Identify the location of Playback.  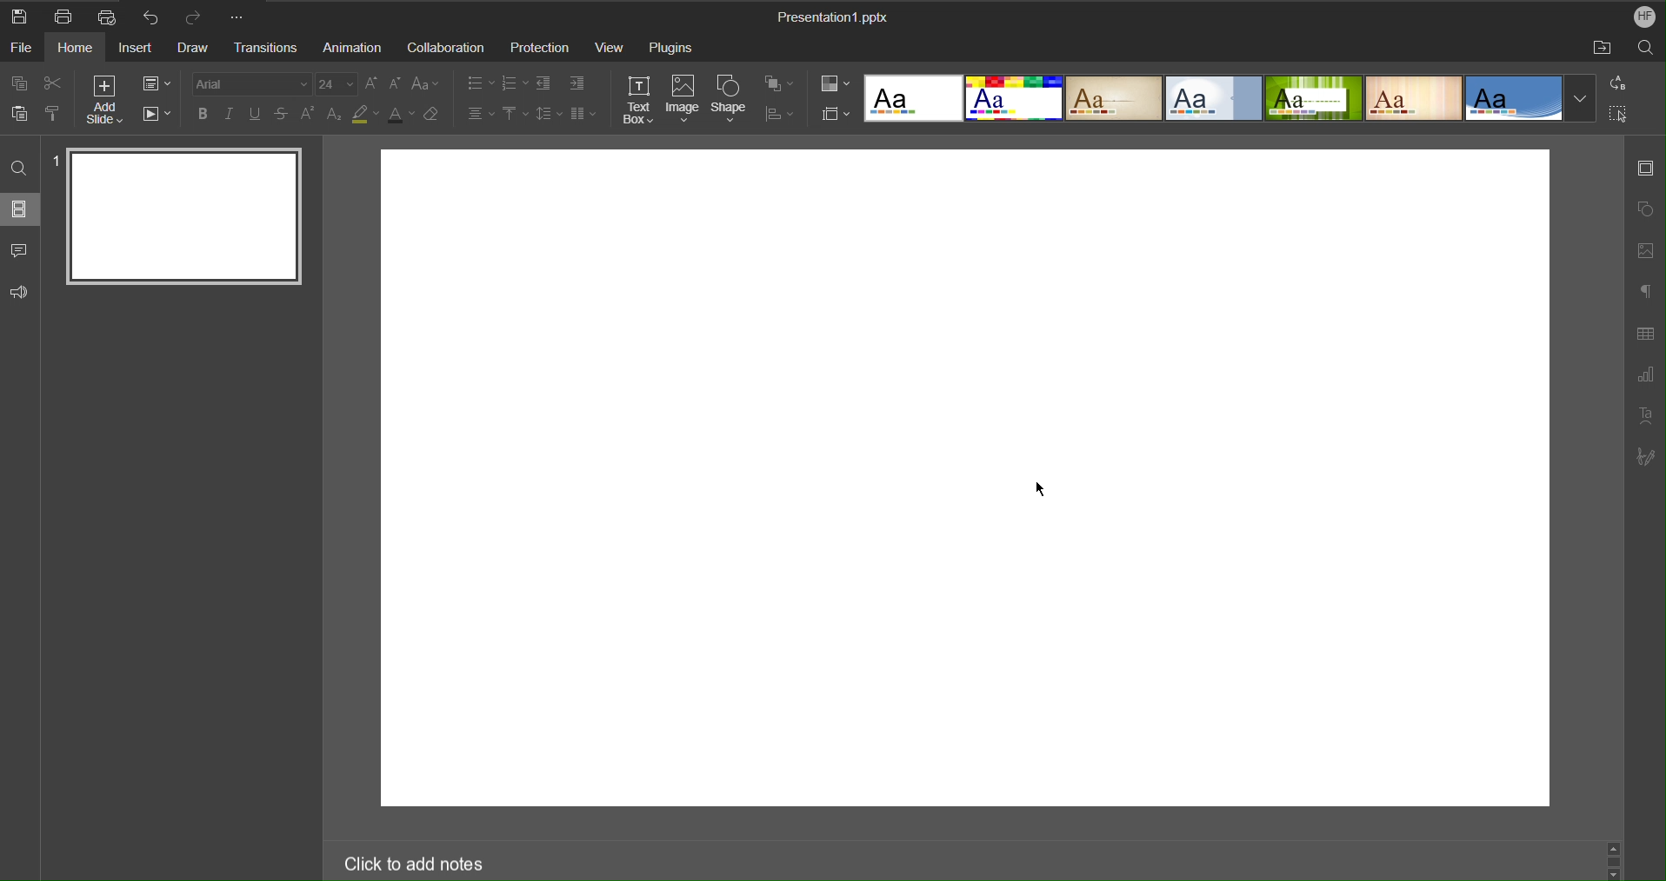
(157, 115).